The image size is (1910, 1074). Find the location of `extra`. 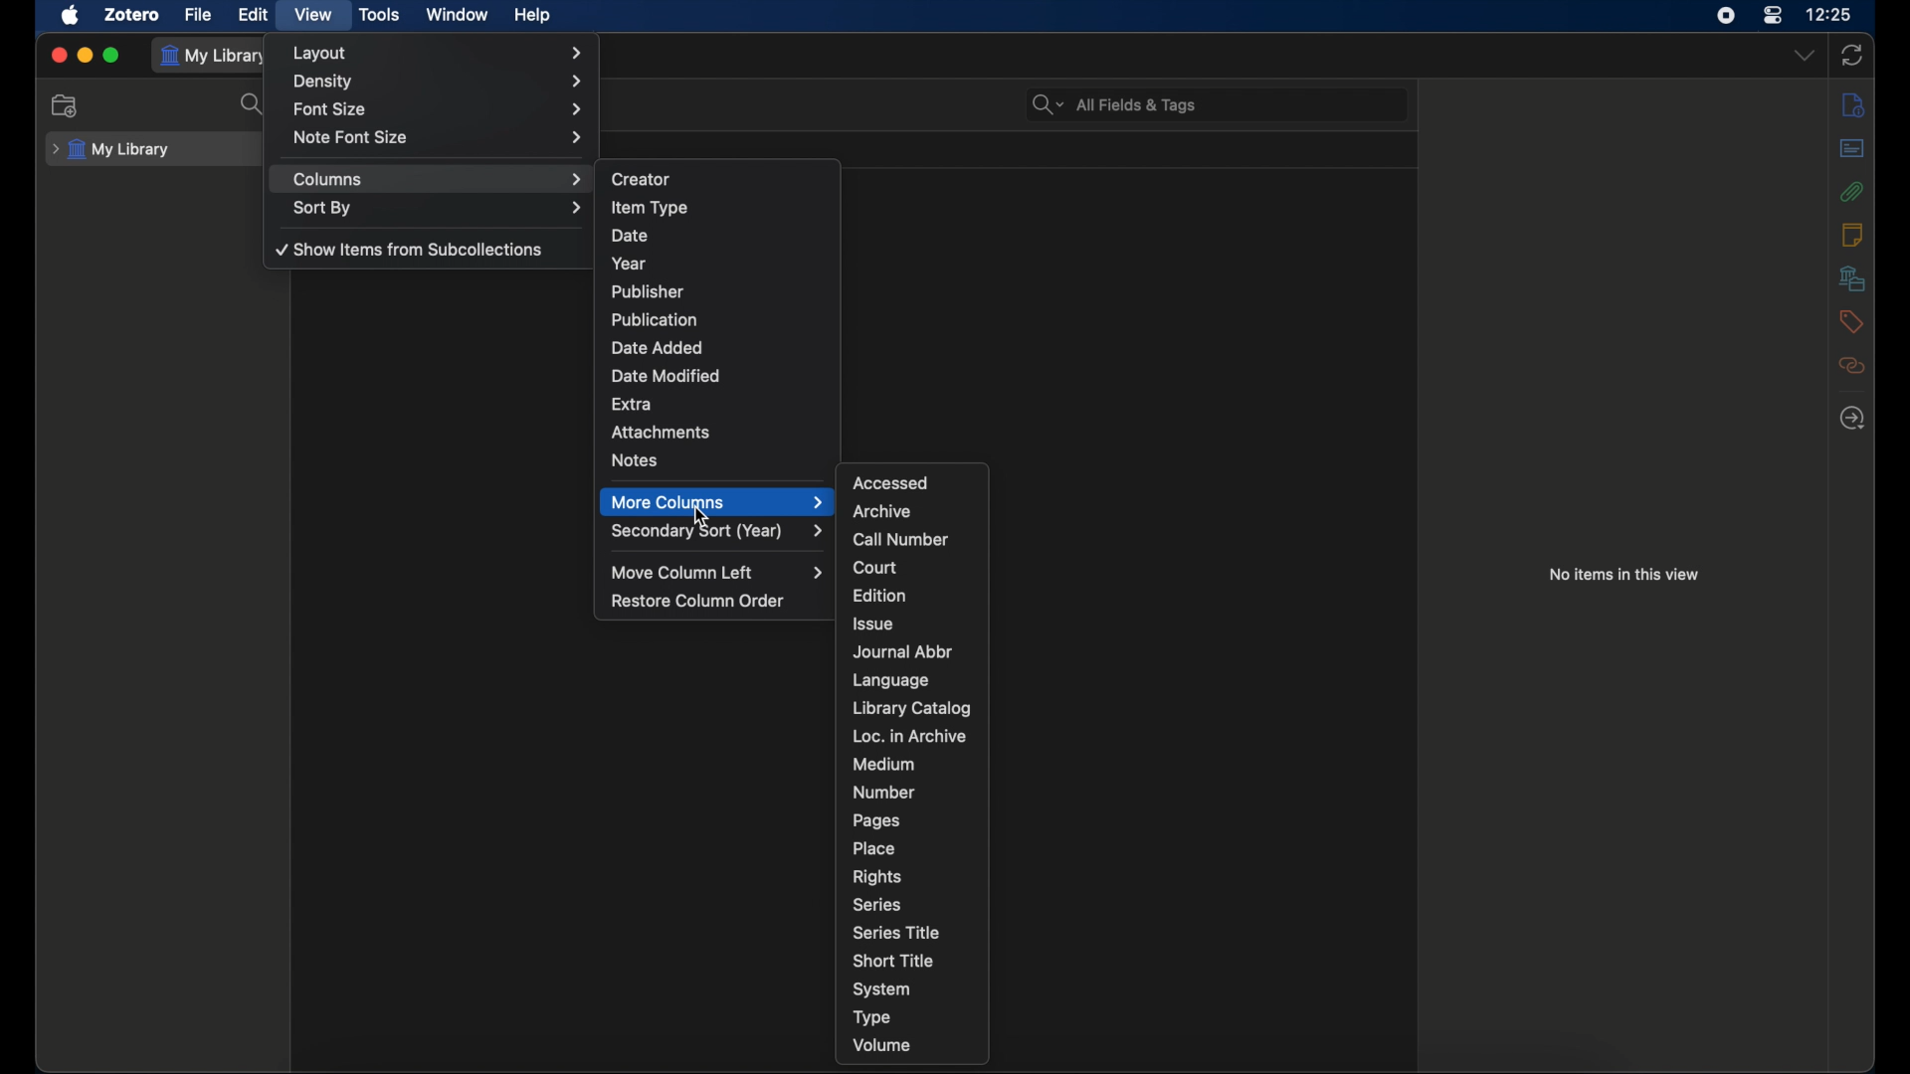

extra is located at coordinates (633, 405).